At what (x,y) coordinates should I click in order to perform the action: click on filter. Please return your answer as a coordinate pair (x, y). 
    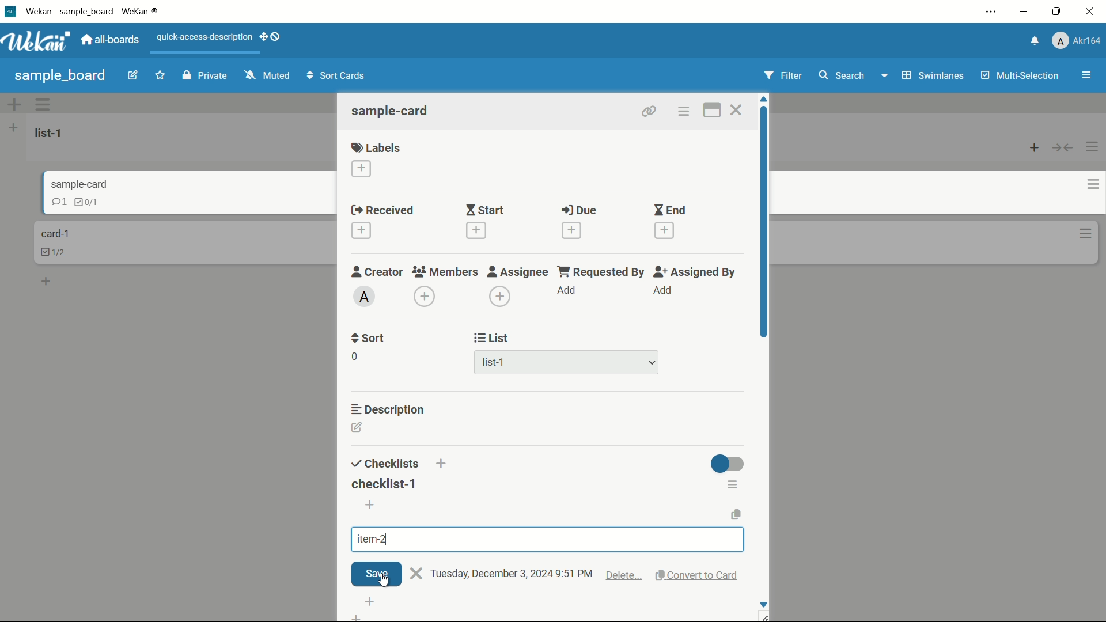
    Looking at the image, I should click on (783, 75).